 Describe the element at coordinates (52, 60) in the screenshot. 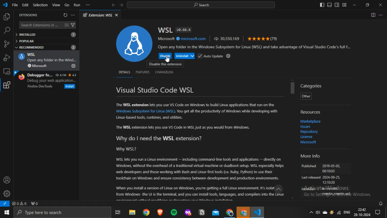

I see `Open my folder in the Wind.` at that location.